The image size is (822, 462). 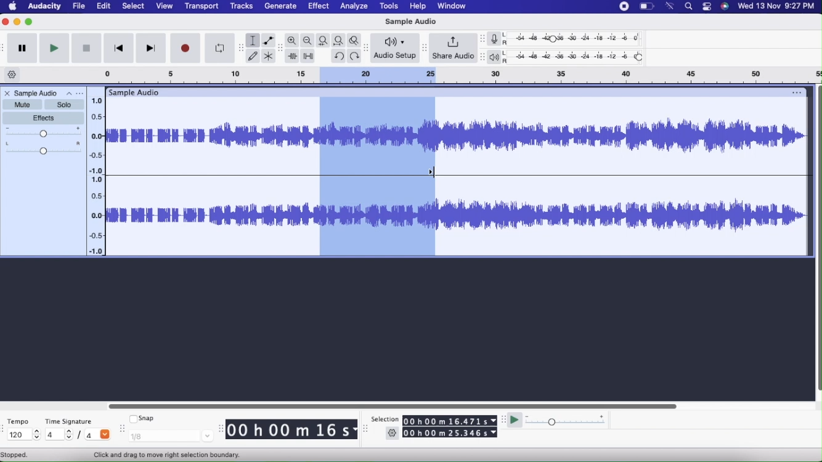 What do you see at coordinates (417, 6) in the screenshot?
I see `Help` at bounding box center [417, 6].